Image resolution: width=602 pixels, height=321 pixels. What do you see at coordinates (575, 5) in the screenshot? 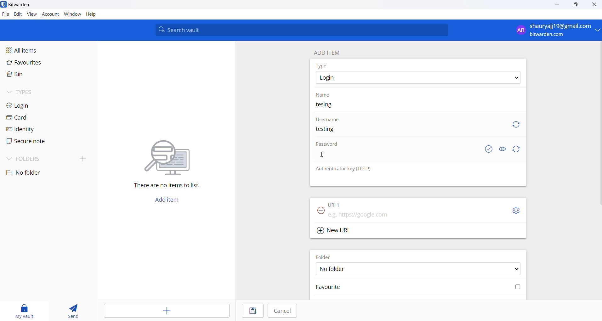
I see `maximize` at bounding box center [575, 5].